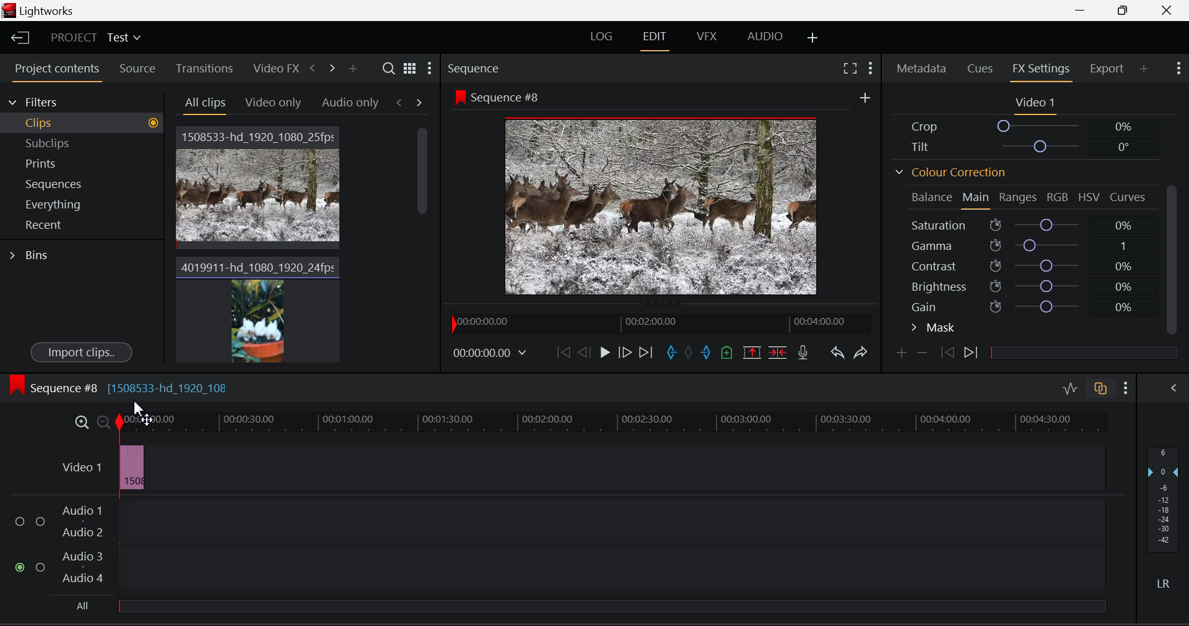  I want to click on Contrast, so click(1024, 267).